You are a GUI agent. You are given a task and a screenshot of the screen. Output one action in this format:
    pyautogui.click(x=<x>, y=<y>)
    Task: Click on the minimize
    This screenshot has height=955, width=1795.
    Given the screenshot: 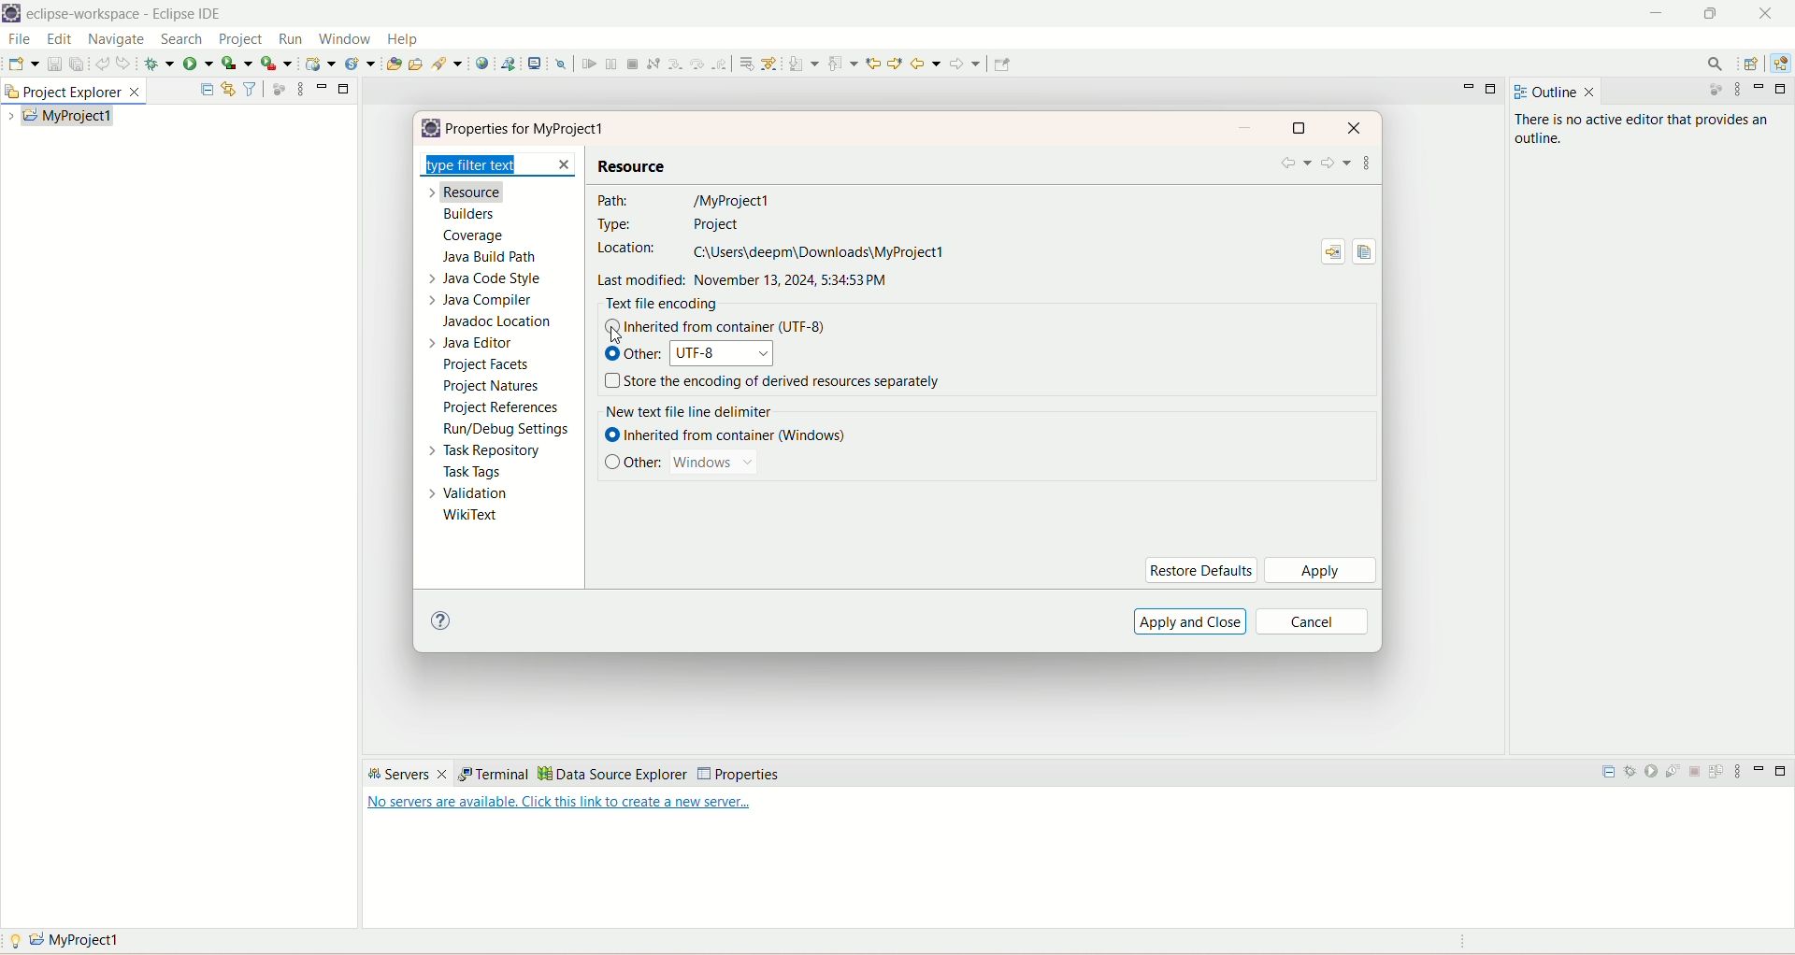 What is the action you would take?
    pyautogui.click(x=1249, y=130)
    